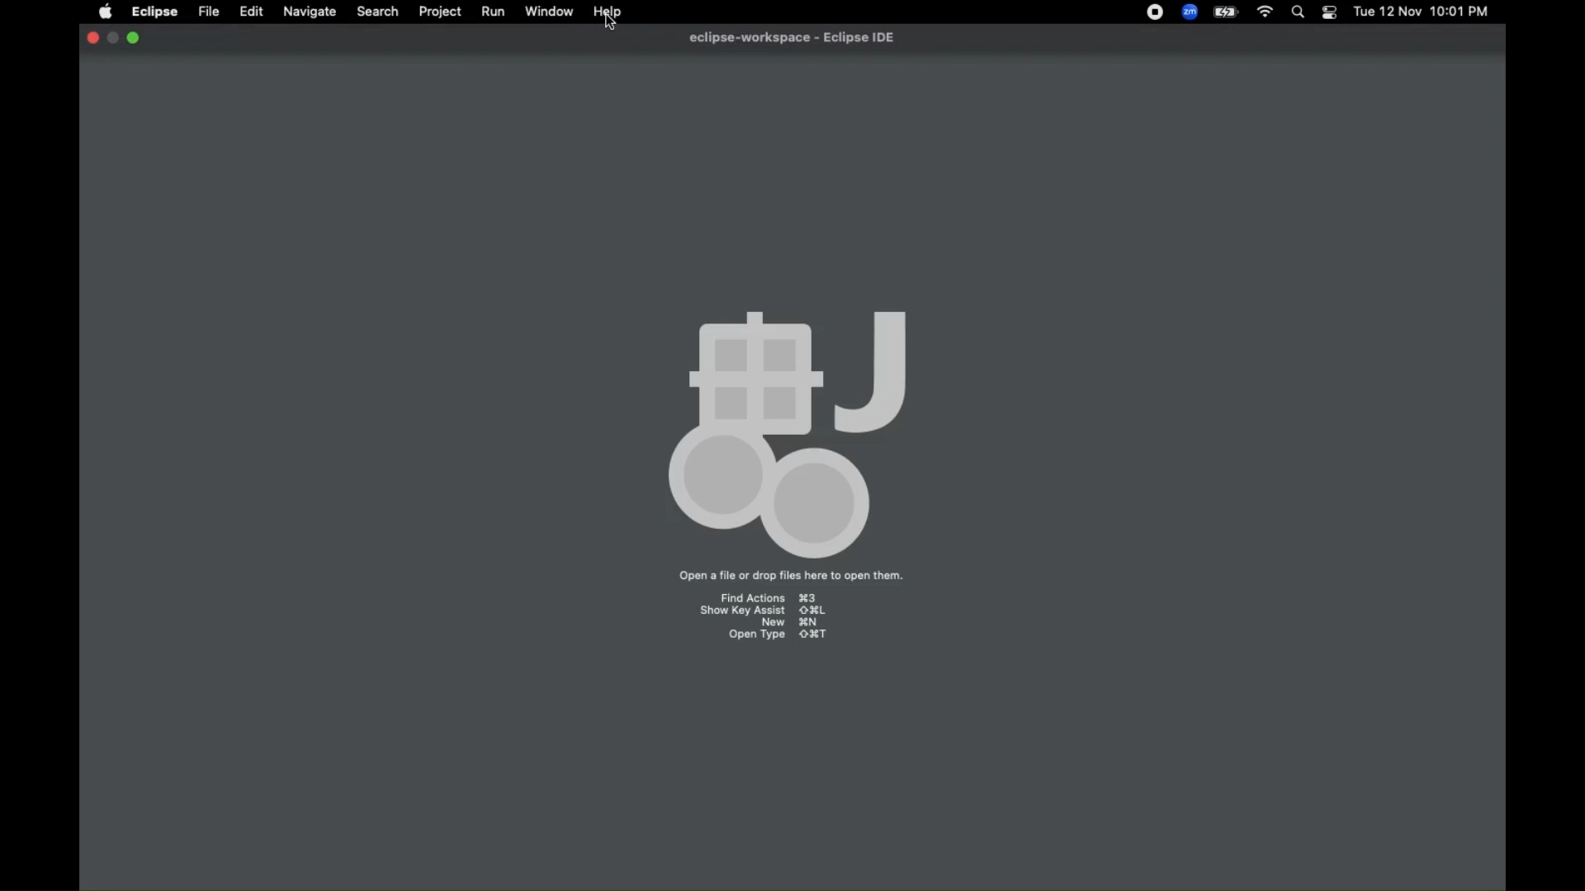 Image resolution: width=1585 pixels, height=891 pixels. Describe the element at coordinates (377, 13) in the screenshot. I see `Search` at that location.